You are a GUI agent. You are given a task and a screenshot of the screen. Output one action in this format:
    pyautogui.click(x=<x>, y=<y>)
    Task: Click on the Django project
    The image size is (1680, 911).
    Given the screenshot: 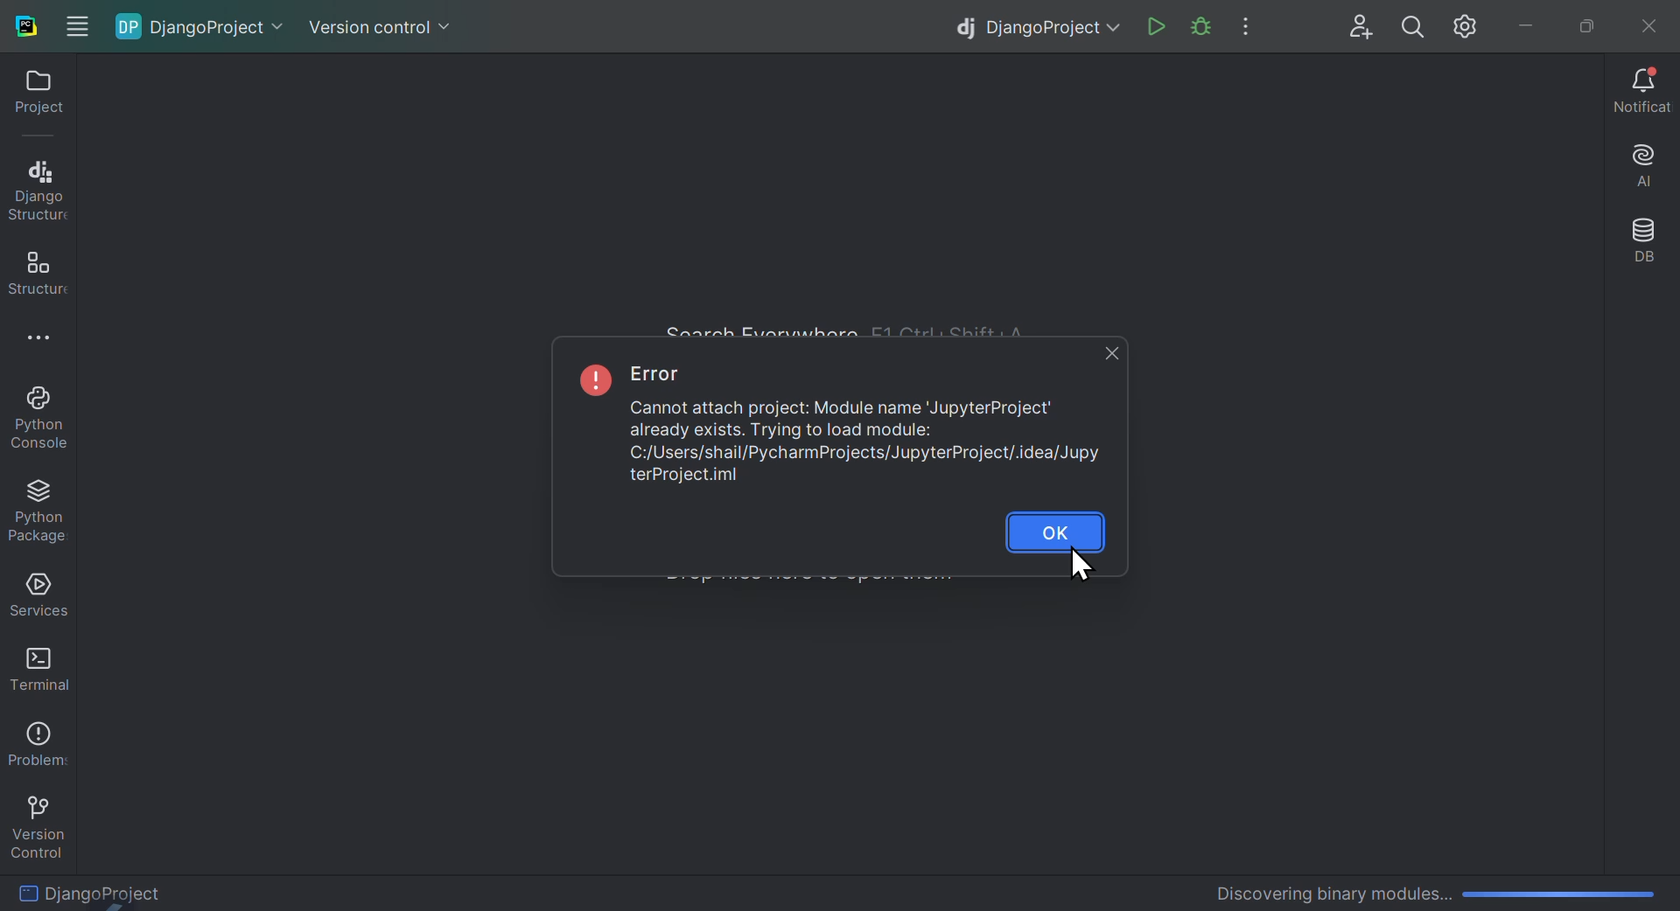 What is the action you would take?
    pyautogui.click(x=206, y=27)
    